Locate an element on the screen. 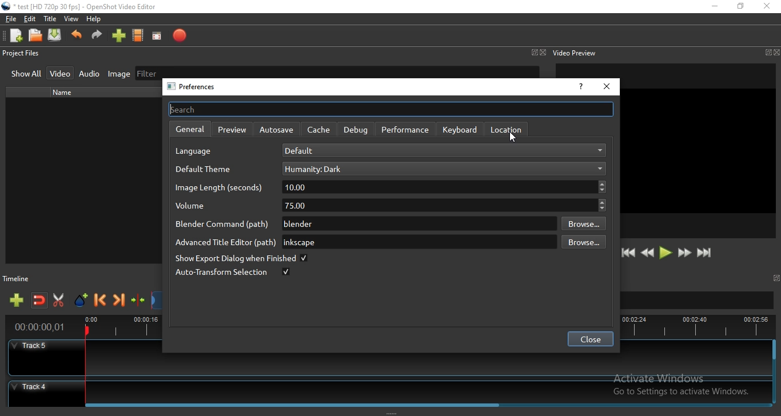 The width and height of the screenshot is (781, 416). Fast forward is located at coordinates (684, 254).